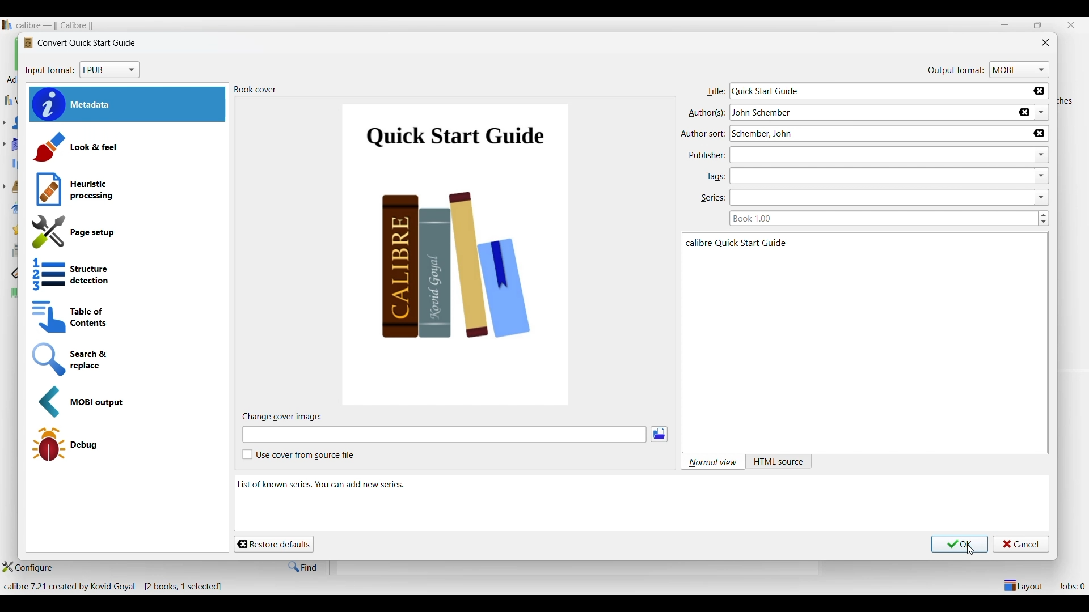 This screenshot has width=1089, height=612. I want to click on Debug, so click(125, 444).